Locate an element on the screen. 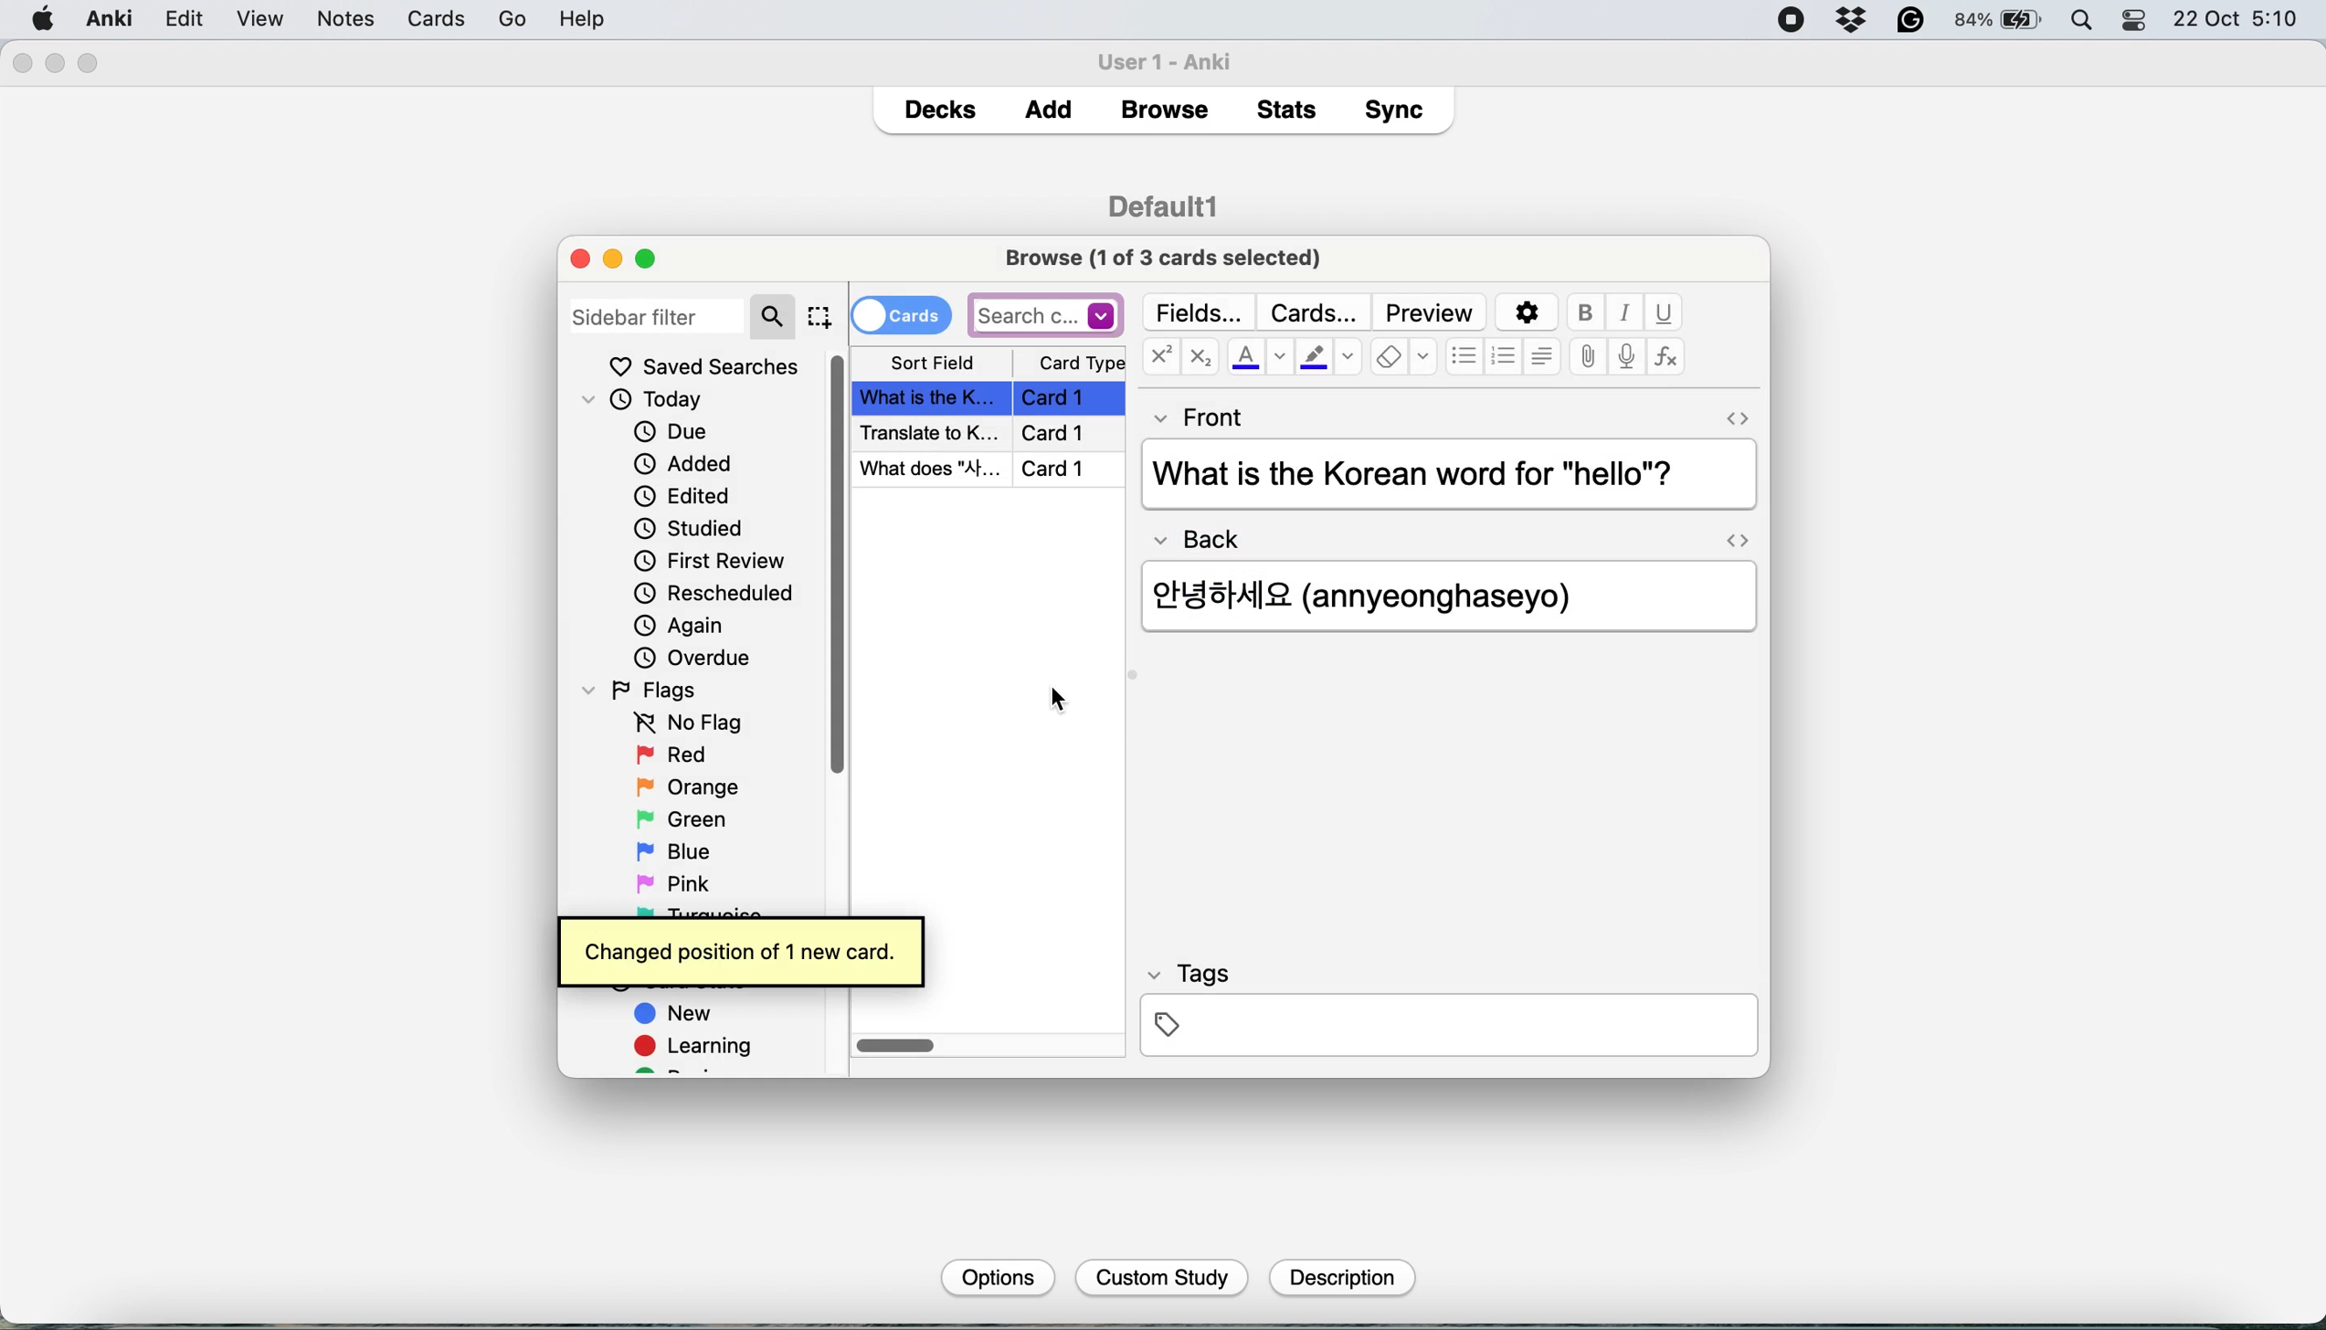  sync is located at coordinates (1399, 113).